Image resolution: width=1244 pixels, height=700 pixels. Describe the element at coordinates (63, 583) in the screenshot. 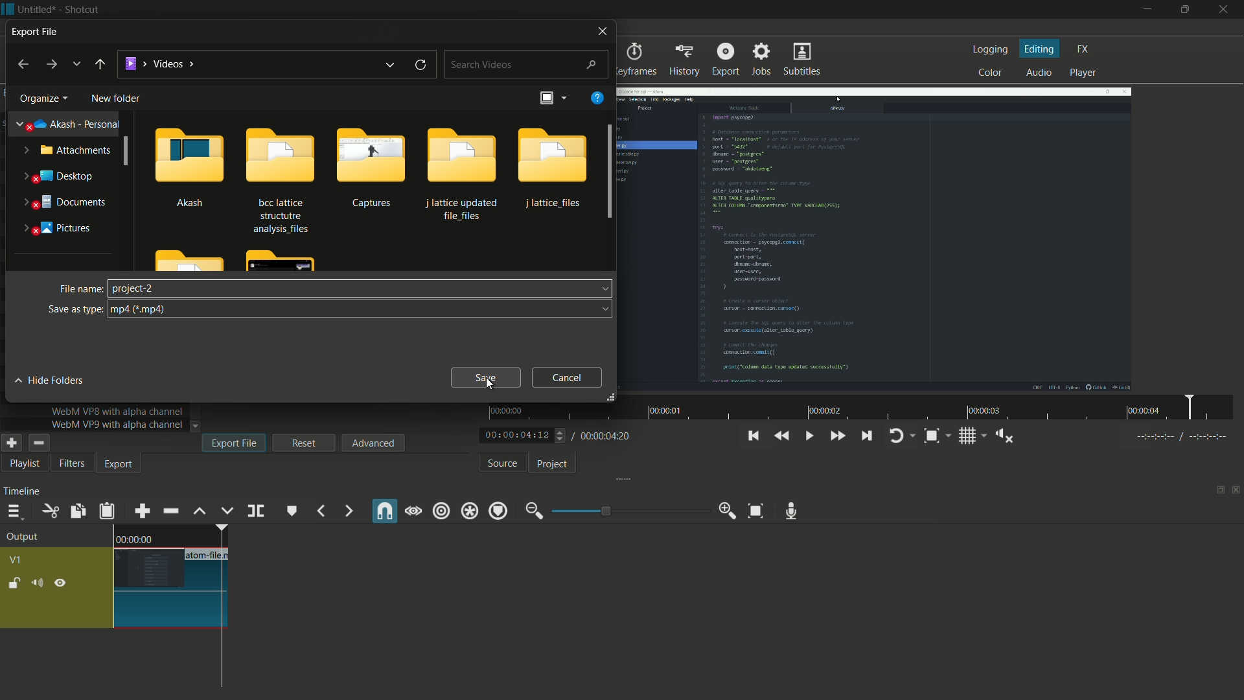

I see `hide` at that location.